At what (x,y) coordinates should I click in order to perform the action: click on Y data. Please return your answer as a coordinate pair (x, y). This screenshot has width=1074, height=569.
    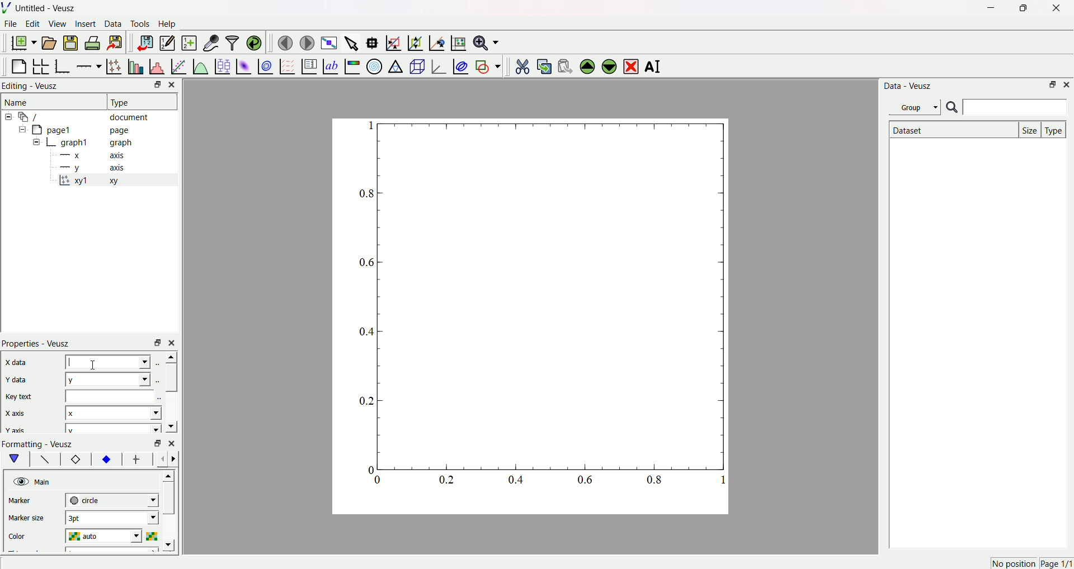
    Looking at the image, I should click on (22, 381).